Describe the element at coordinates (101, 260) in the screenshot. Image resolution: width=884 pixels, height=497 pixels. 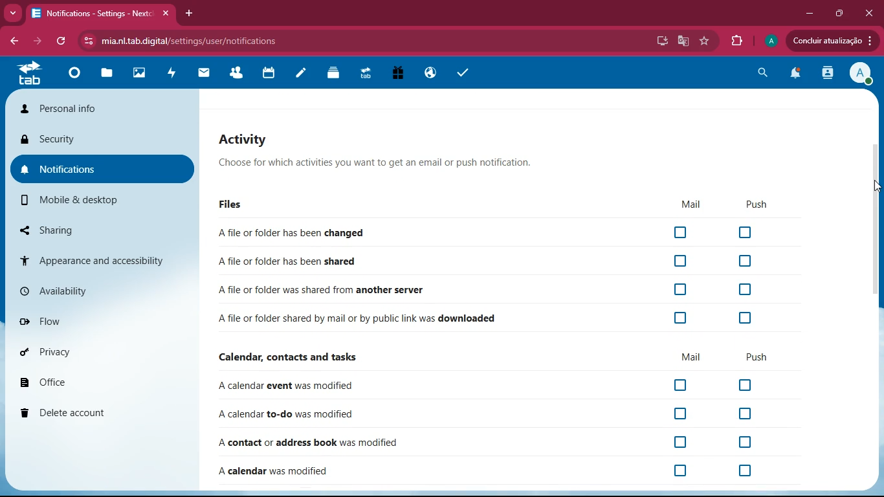
I see `appearance and accessibility` at that location.